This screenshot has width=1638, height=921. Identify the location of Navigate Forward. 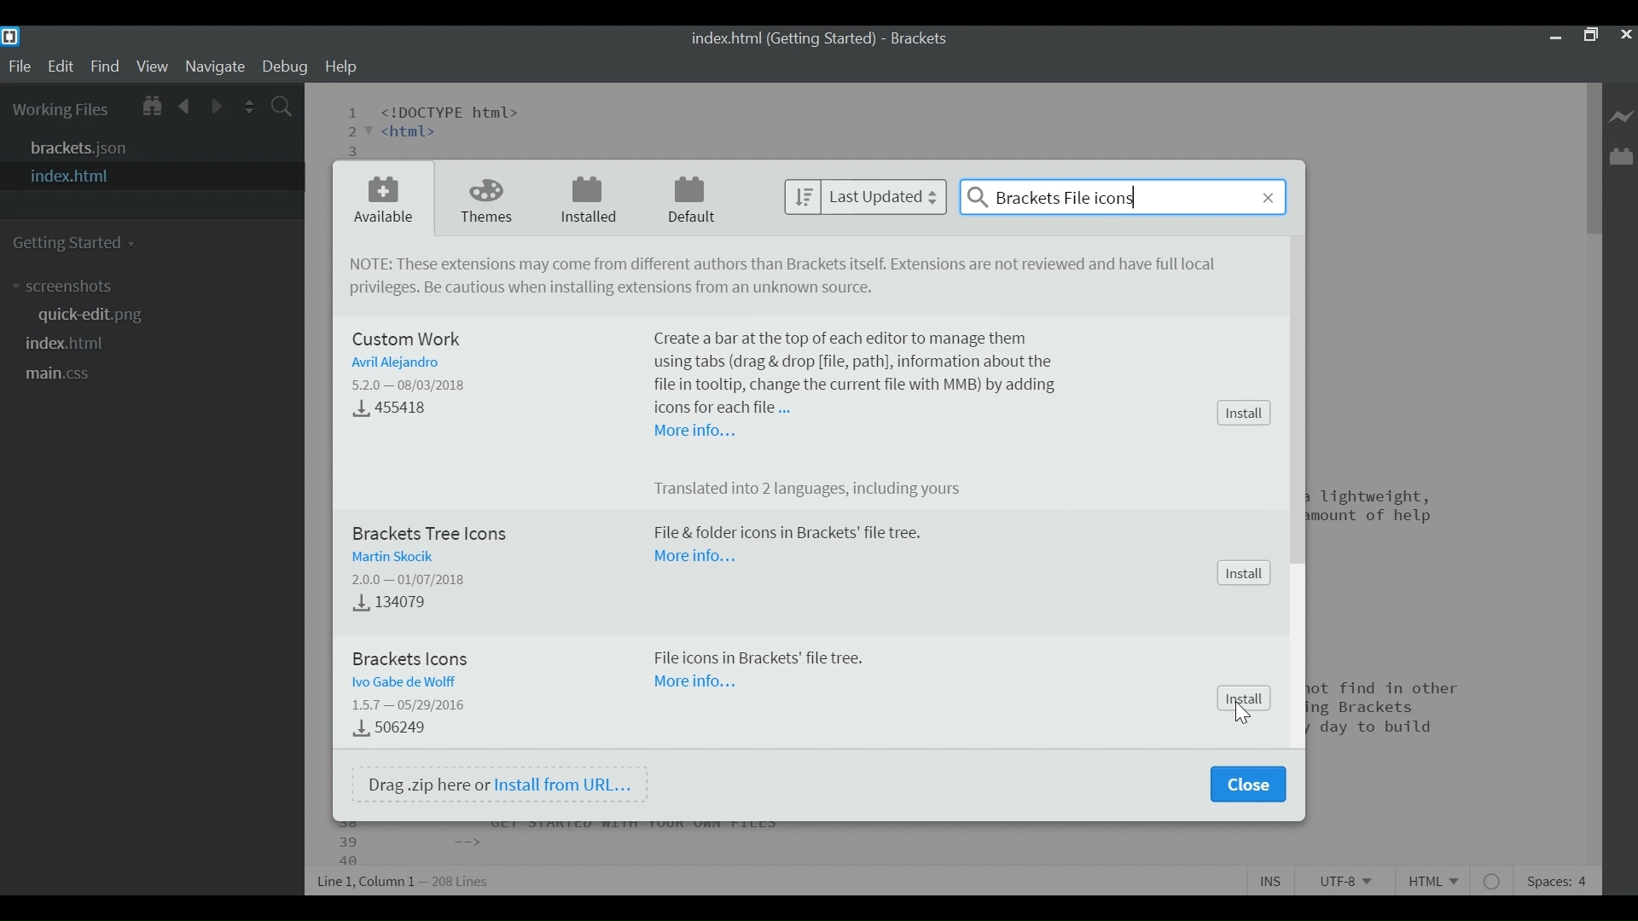
(216, 105).